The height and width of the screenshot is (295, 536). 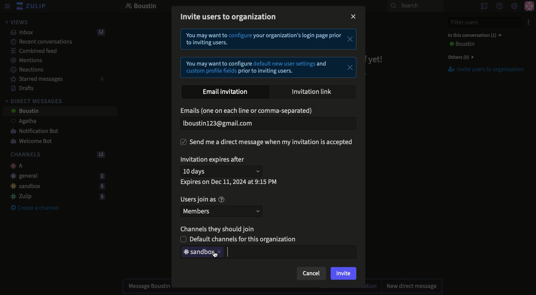 What do you see at coordinates (266, 124) in the screenshot?
I see `Email added` at bounding box center [266, 124].